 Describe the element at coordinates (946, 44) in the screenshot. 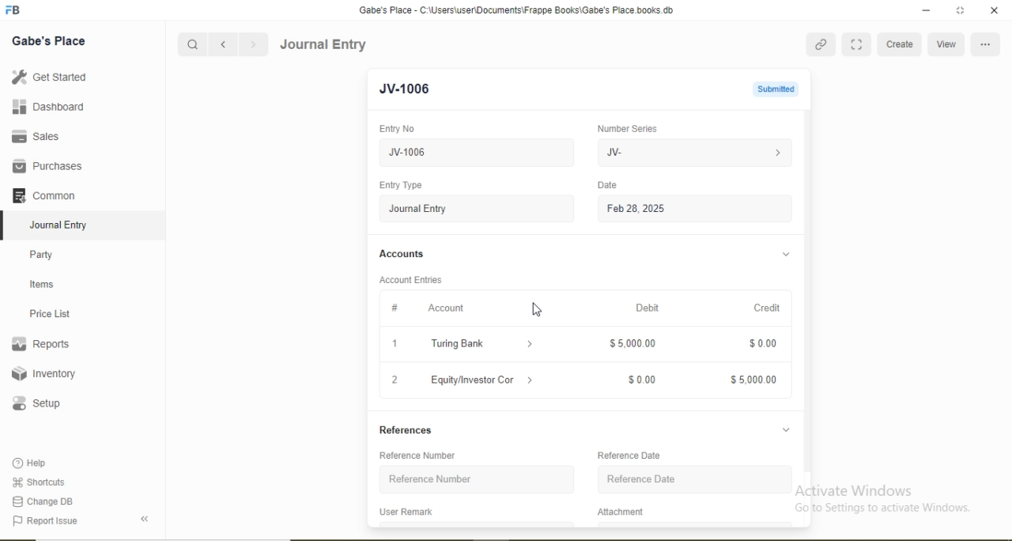

I see `View` at that location.